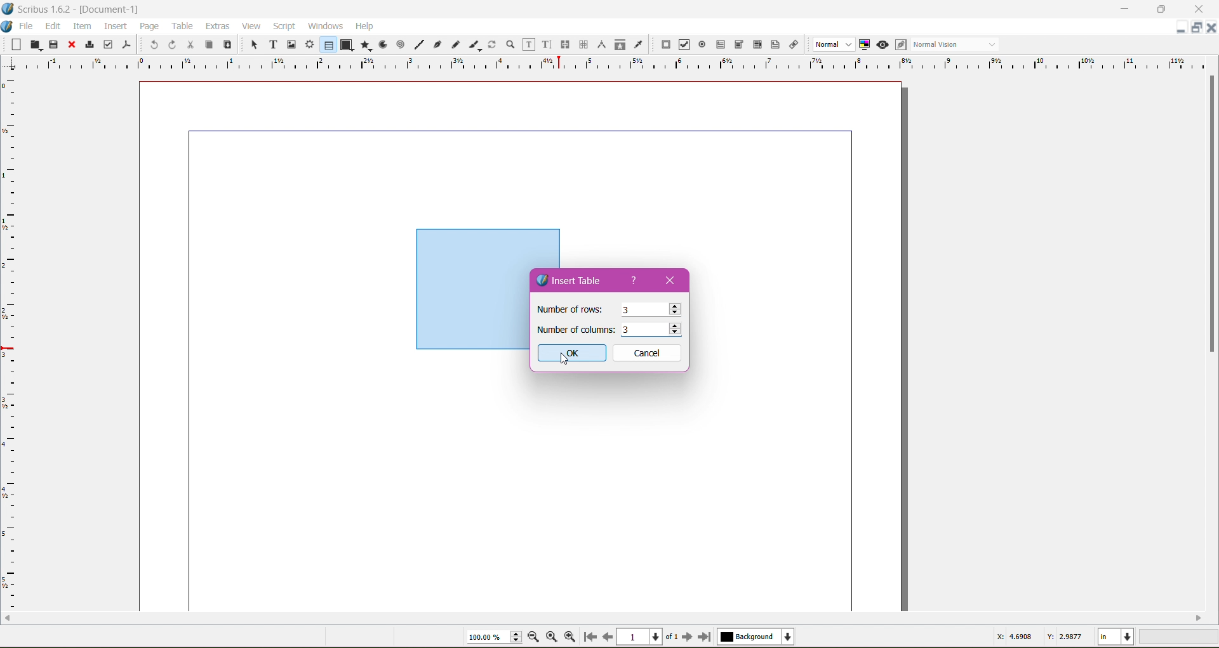 This screenshot has width=1219, height=648. I want to click on Insert, so click(116, 24).